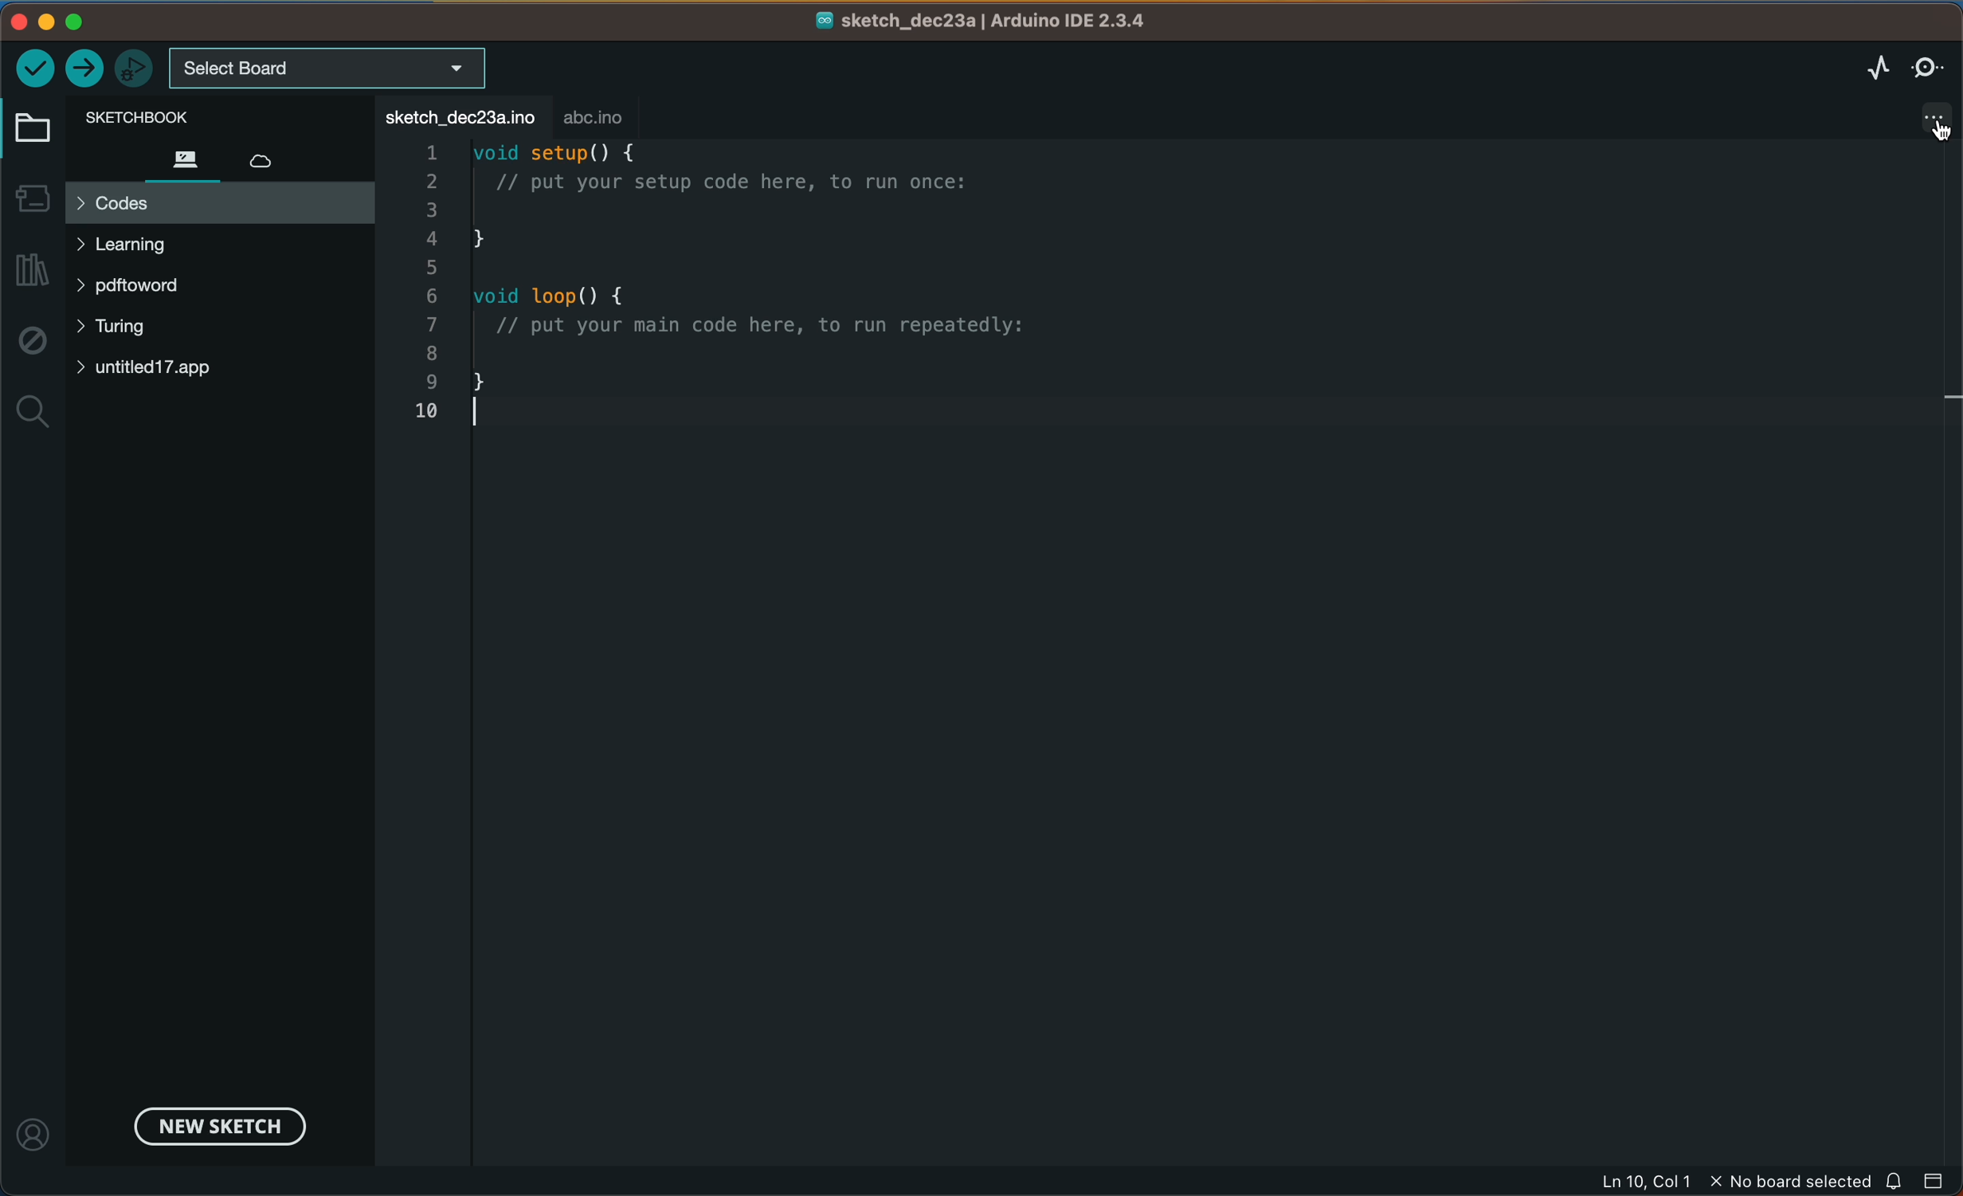 This screenshot has width=1963, height=1196. Describe the element at coordinates (37, 68) in the screenshot. I see `verify` at that location.